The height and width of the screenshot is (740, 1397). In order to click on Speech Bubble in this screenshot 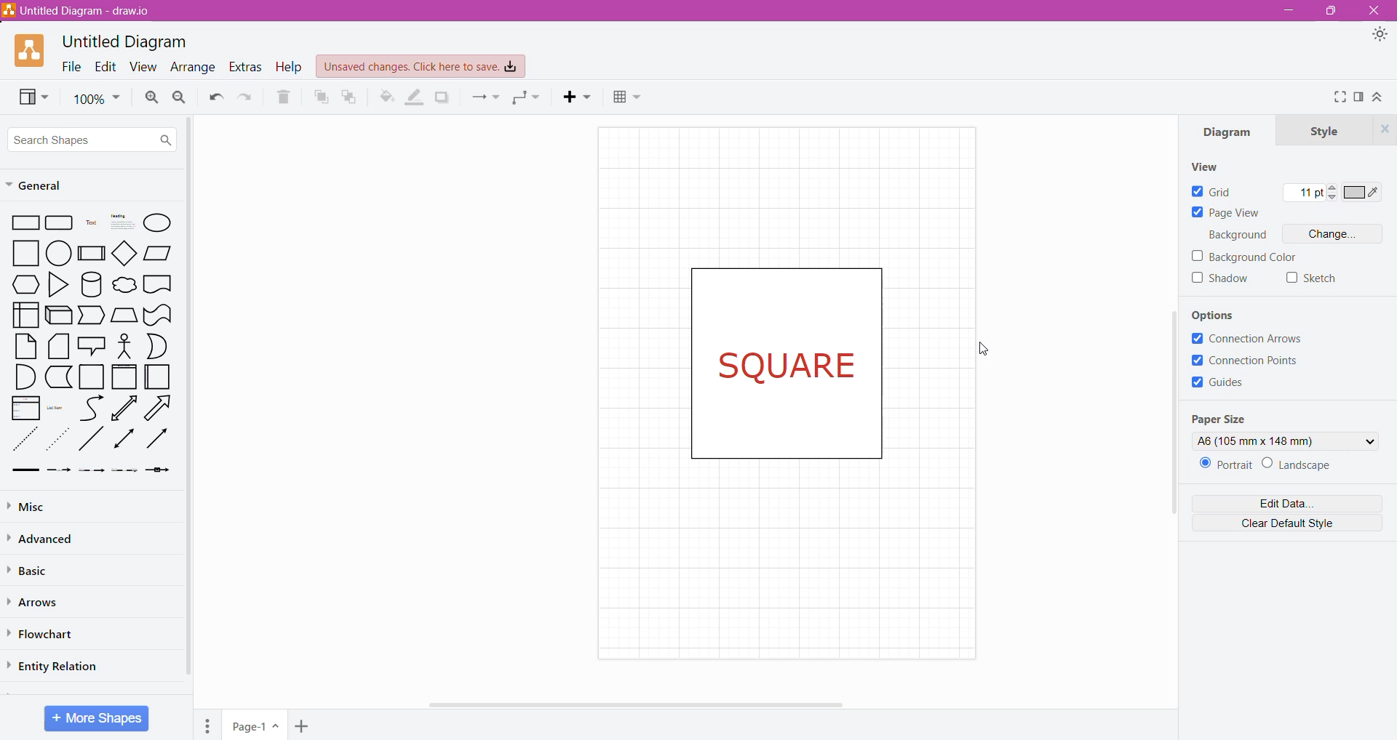, I will do `click(93, 344)`.